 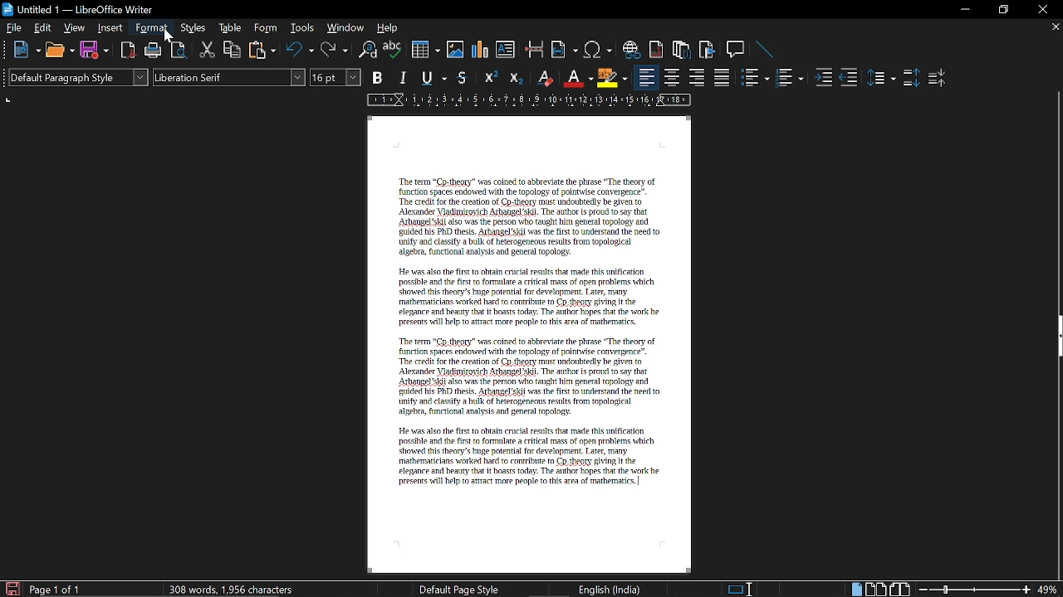 What do you see at coordinates (876, 588) in the screenshot?
I see `Multiple page` at bounding box center [876, 588].